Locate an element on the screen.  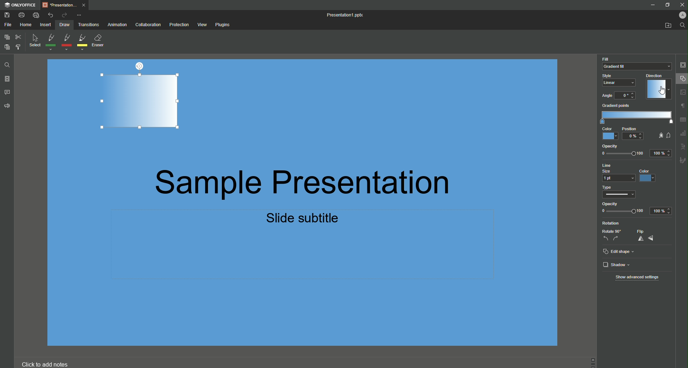
Draw is located at coordinates (64, 25).